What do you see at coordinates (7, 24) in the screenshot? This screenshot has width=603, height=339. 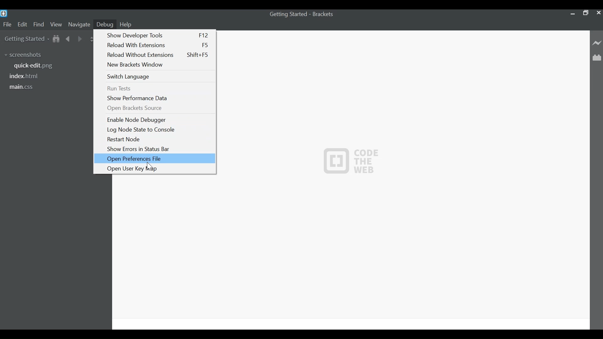 I see `File` at bounding box center [7, 24].